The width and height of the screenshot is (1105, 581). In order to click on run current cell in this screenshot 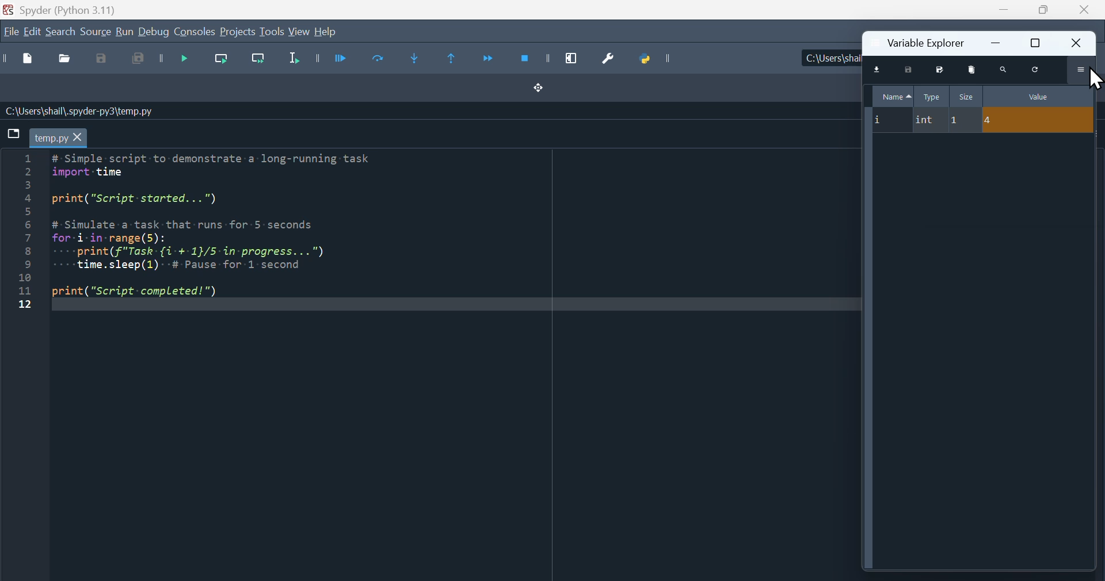, I will do `click(374, 61)`.